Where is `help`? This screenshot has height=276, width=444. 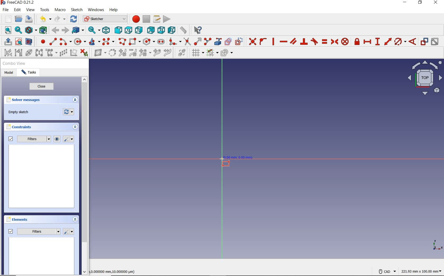
help is located at coordinates (114, 10).